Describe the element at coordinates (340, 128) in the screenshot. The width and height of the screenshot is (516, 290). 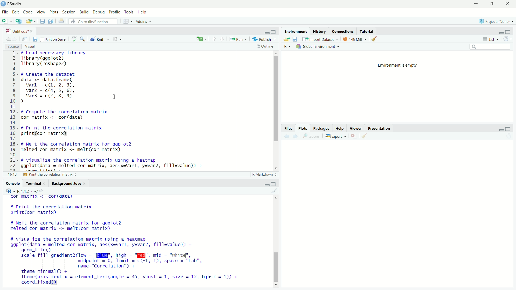
I see `help` at that location.